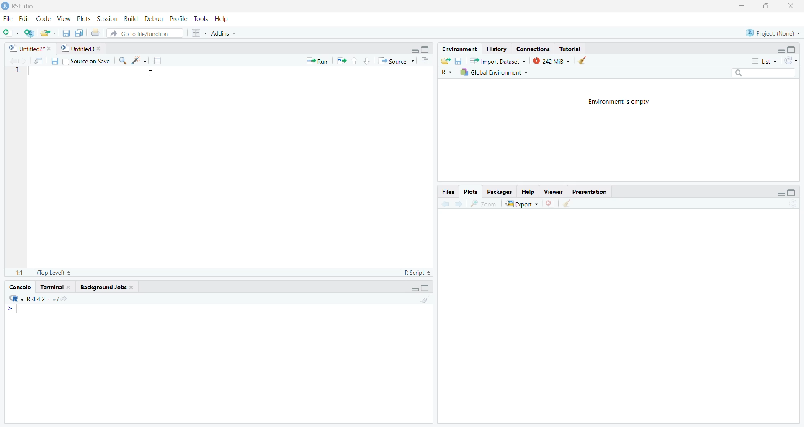 This screenshot has width=804, height=427. What do you see at coordinates (586, 60) in the screenshot?
I see `cleaner` at bounding box center [586, 60].